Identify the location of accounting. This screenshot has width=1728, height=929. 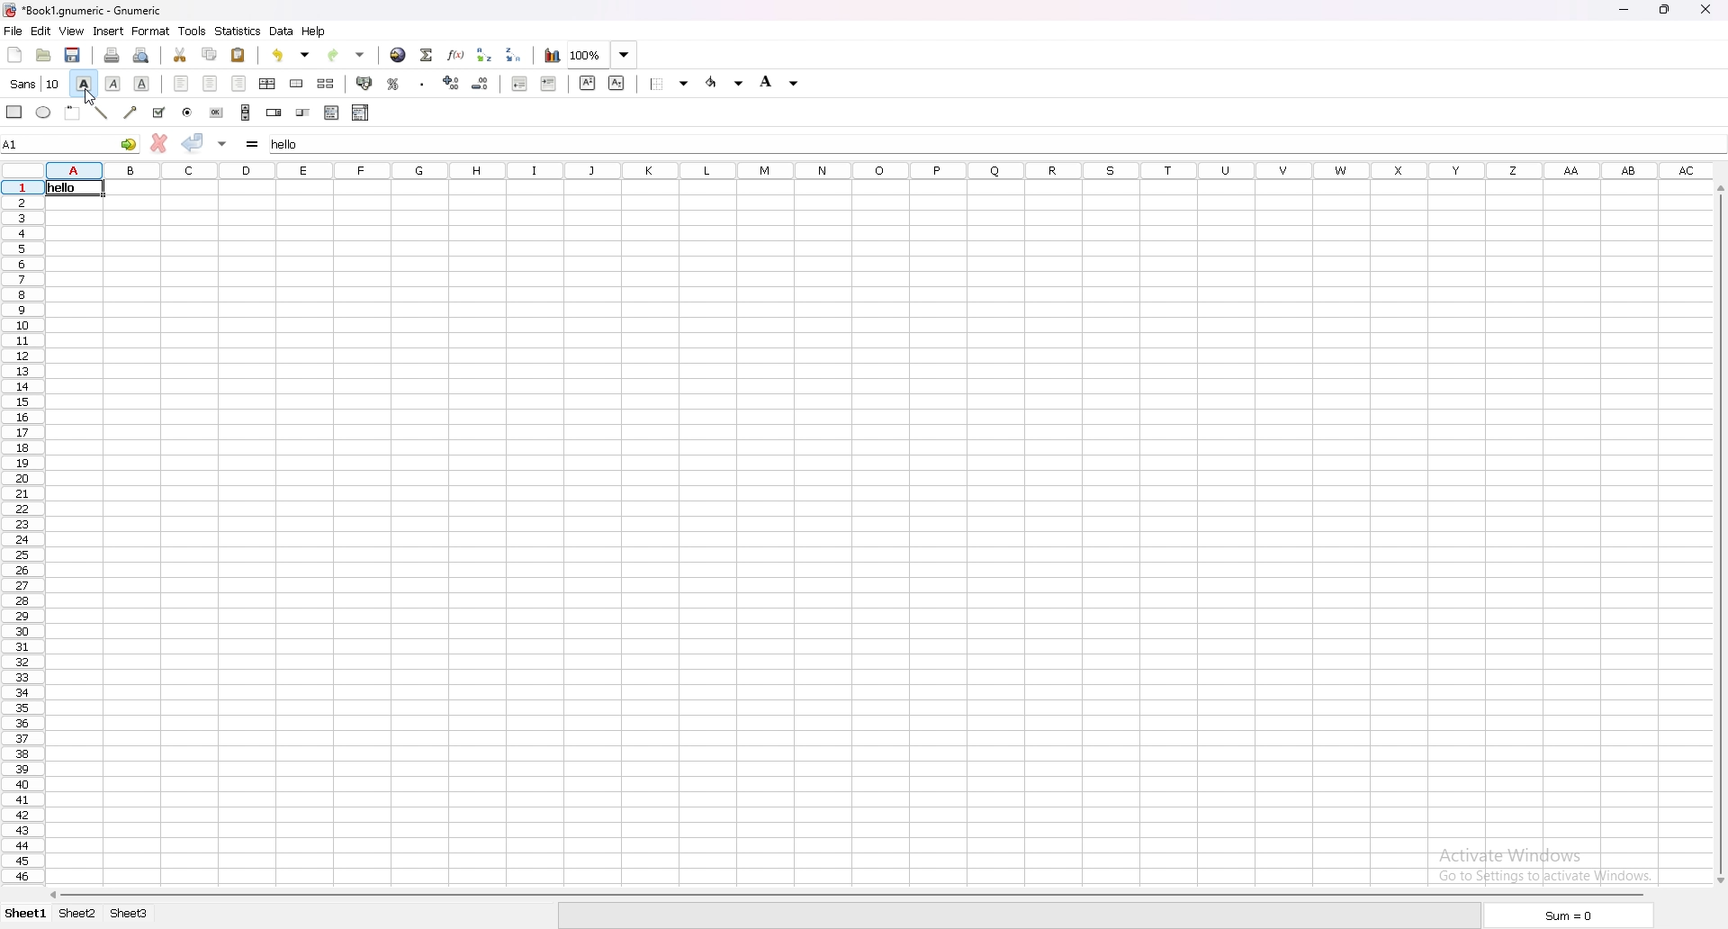
(366, 82).